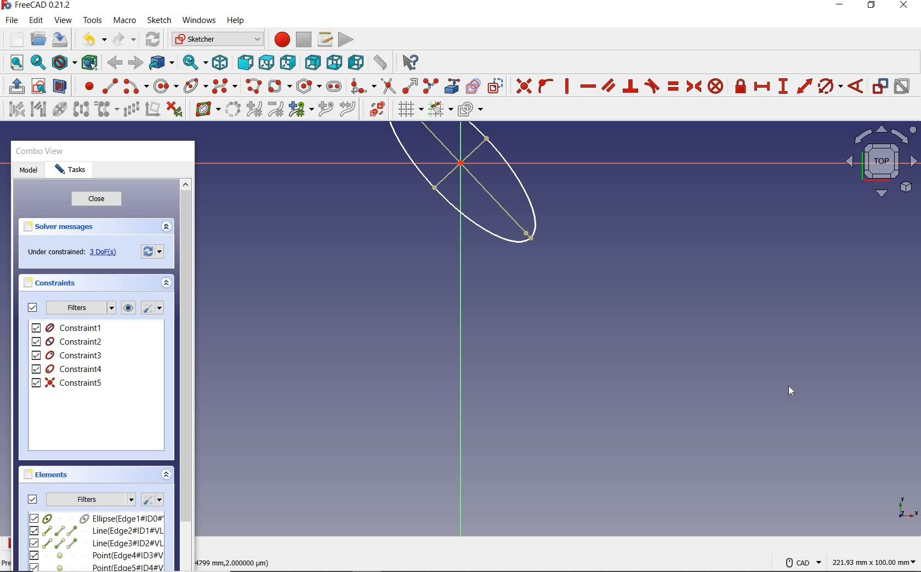  I want to click on back, so click(114, 63).